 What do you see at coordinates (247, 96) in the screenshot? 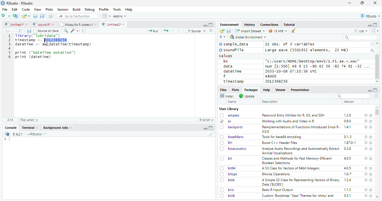
I see `Update` at bounding box center [247, 96].